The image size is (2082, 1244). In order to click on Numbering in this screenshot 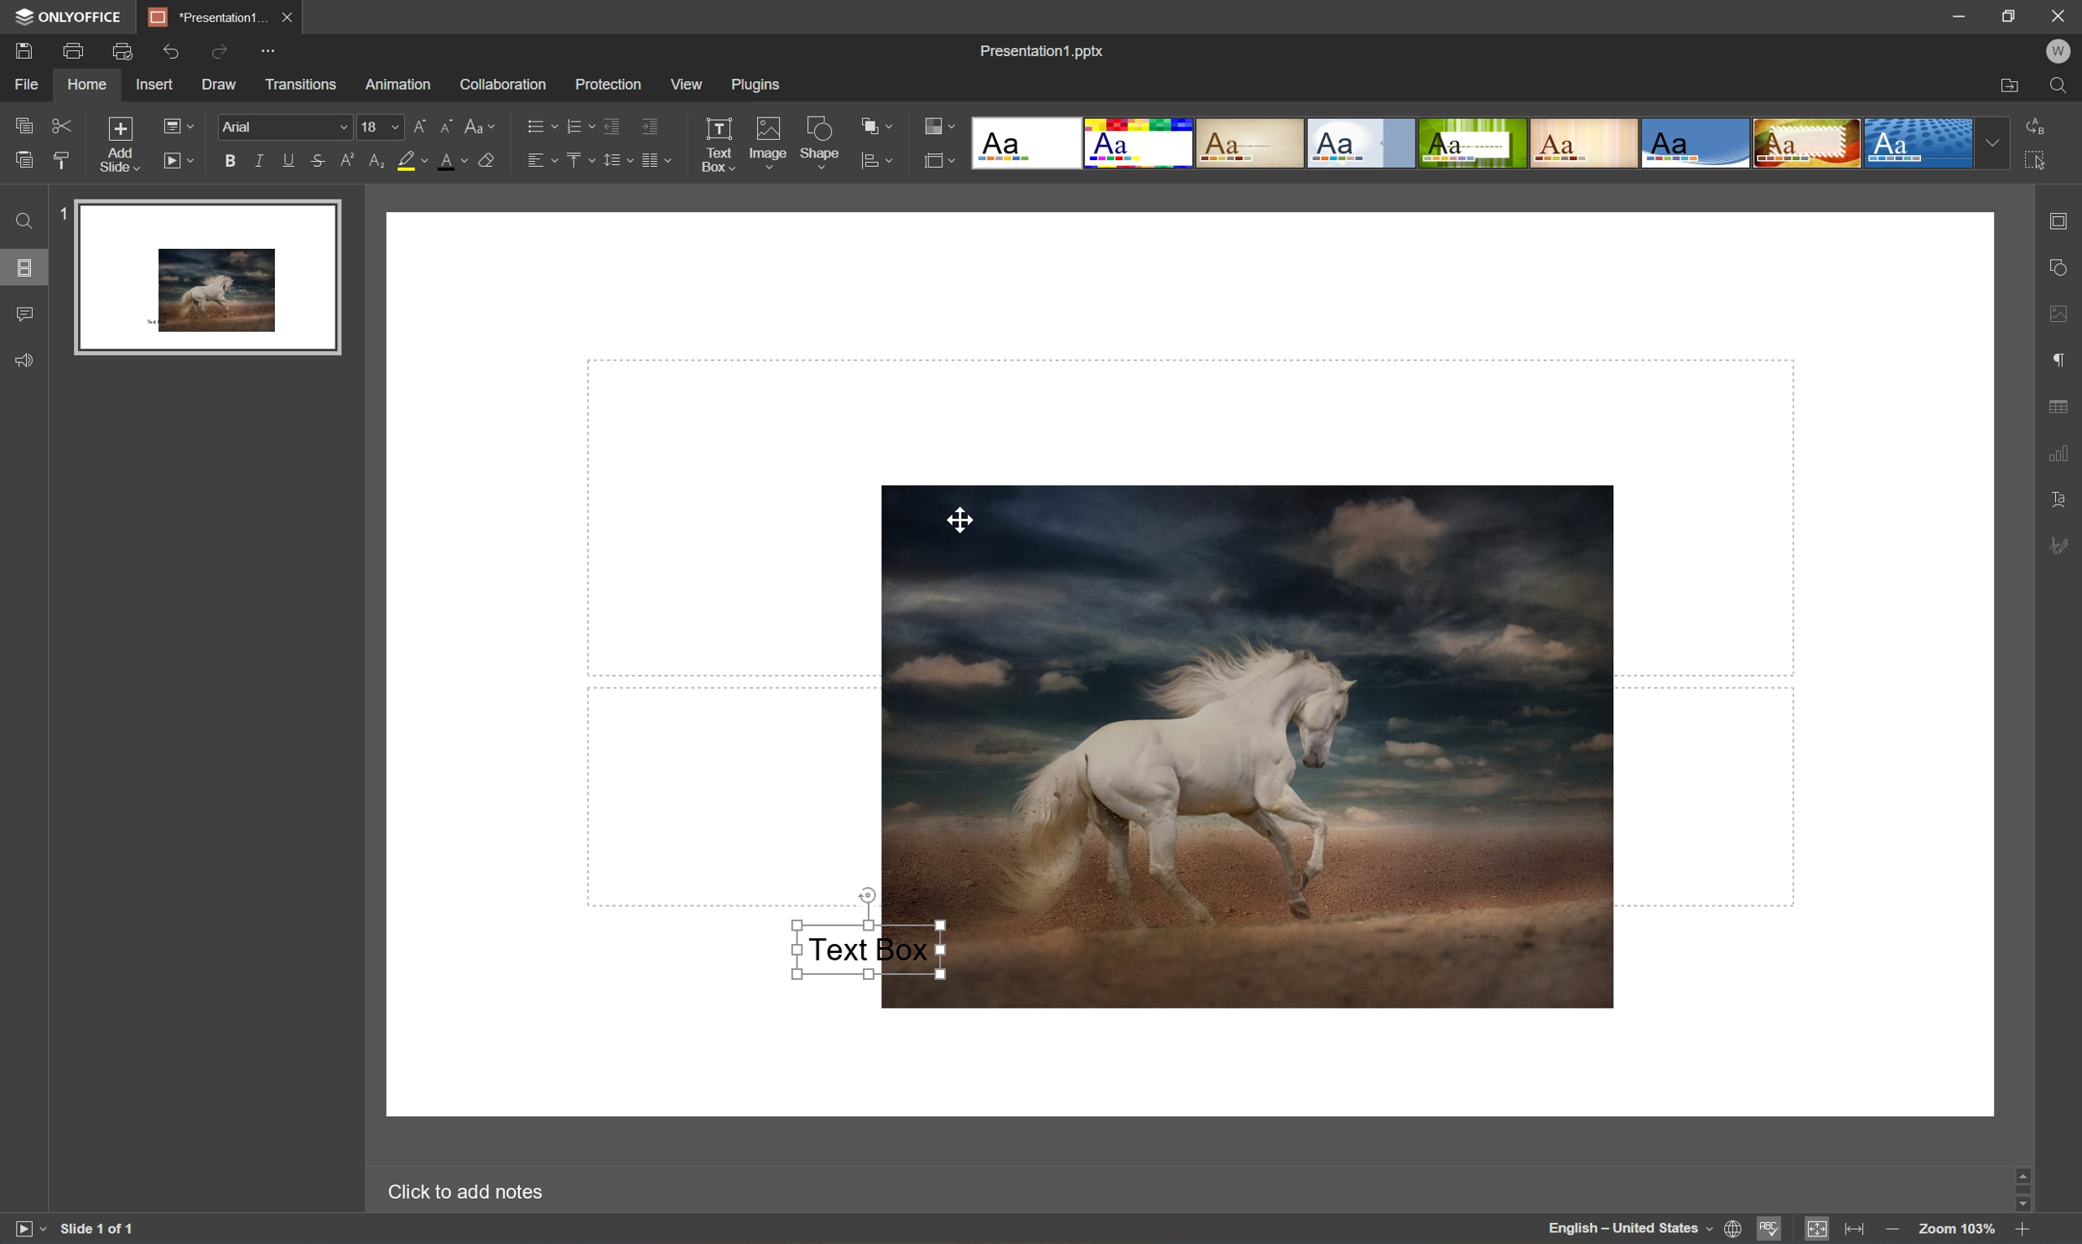, I will do `click(579, 122)`.